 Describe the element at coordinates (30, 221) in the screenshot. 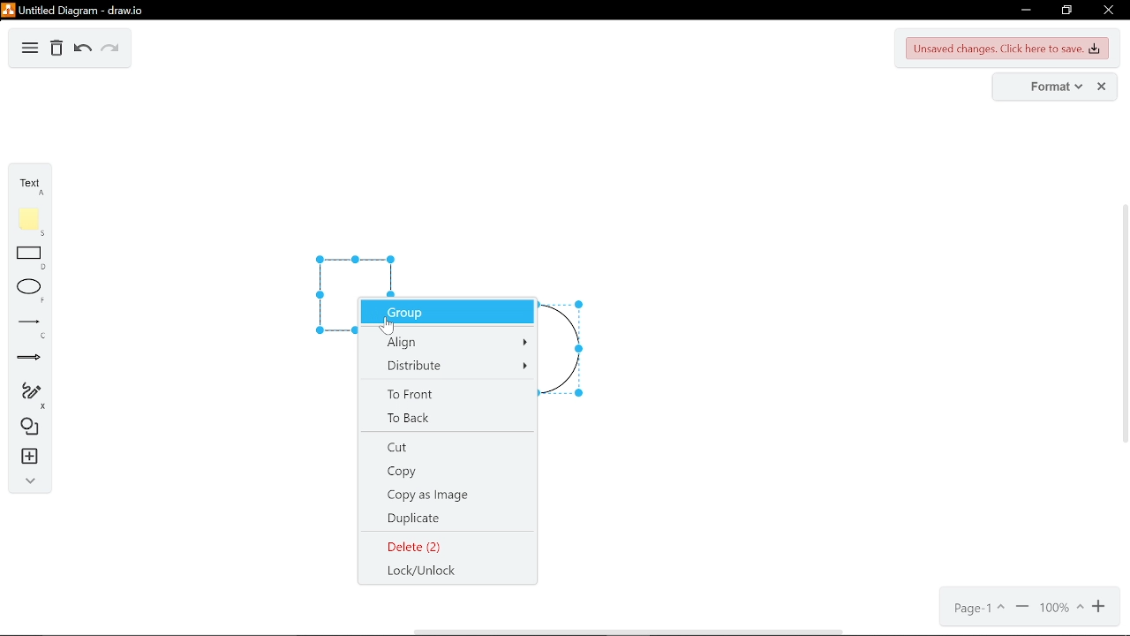

I see `note` at that location.